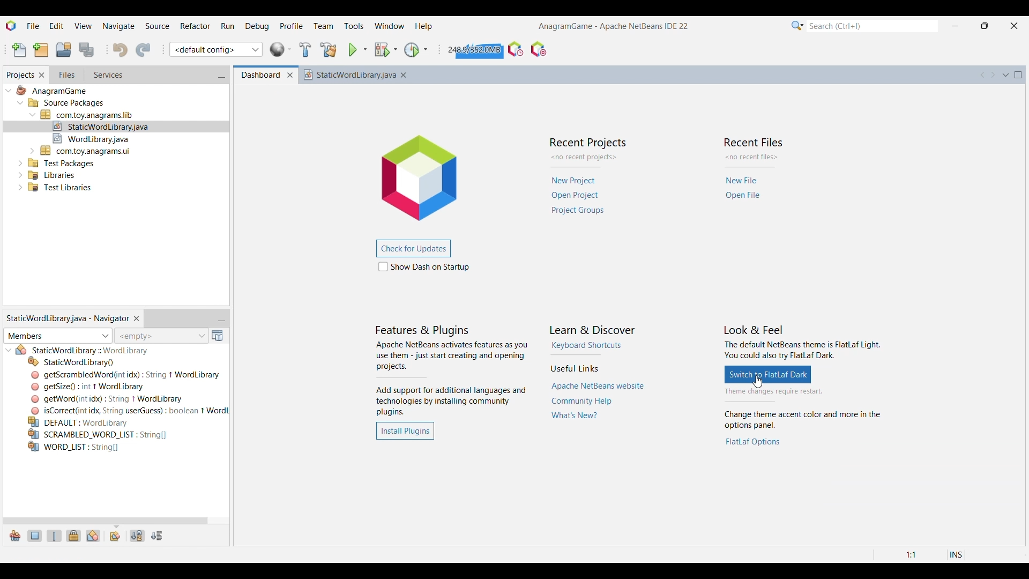 The width and height of the screenshot is (1029, 579). Describe the element at coordinates (58, 336) in the screenshot. I see `Members/Bean patterns` at that location.